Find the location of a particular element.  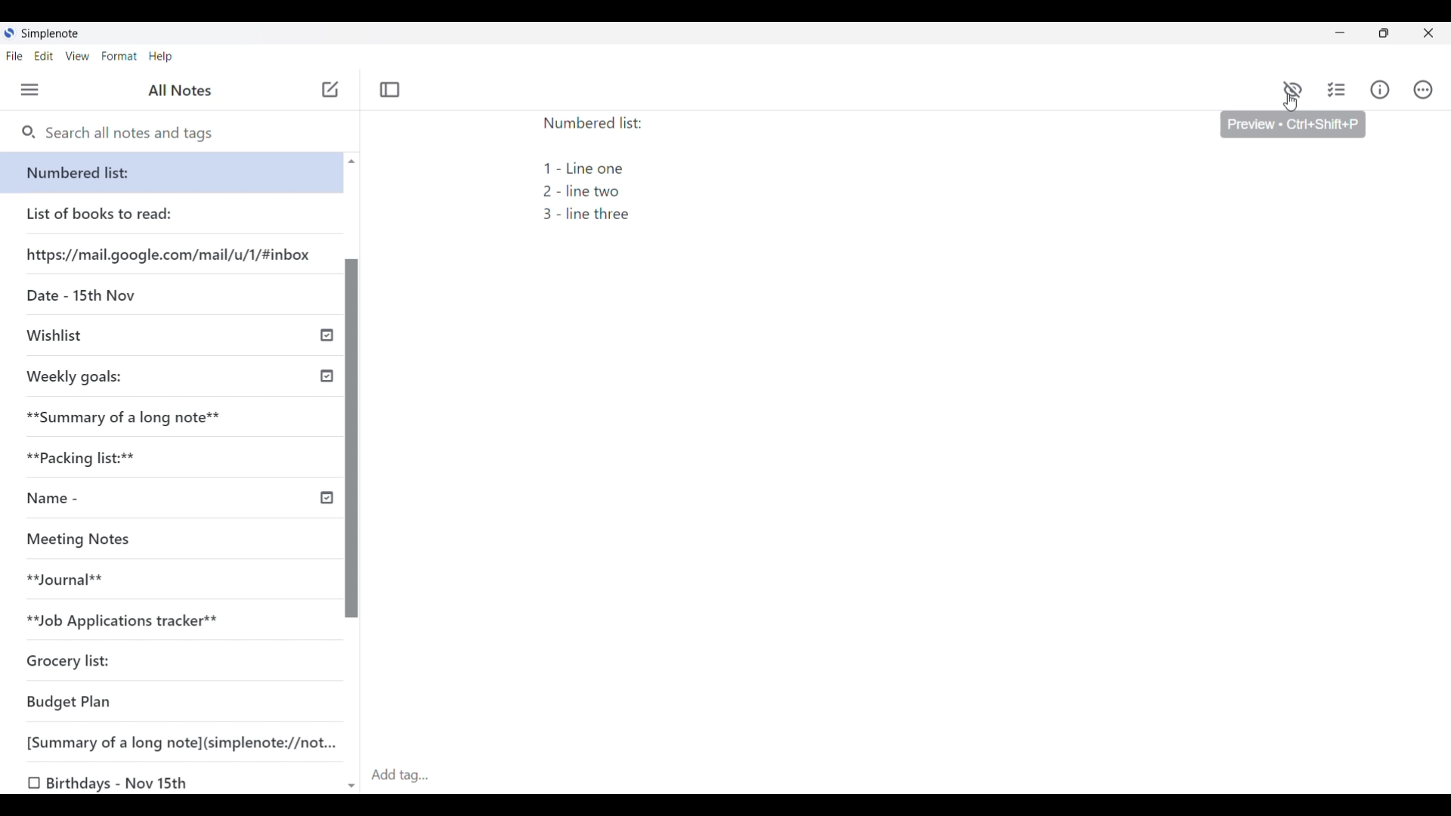

Simplenote logo is located at coordinates (9, 32).